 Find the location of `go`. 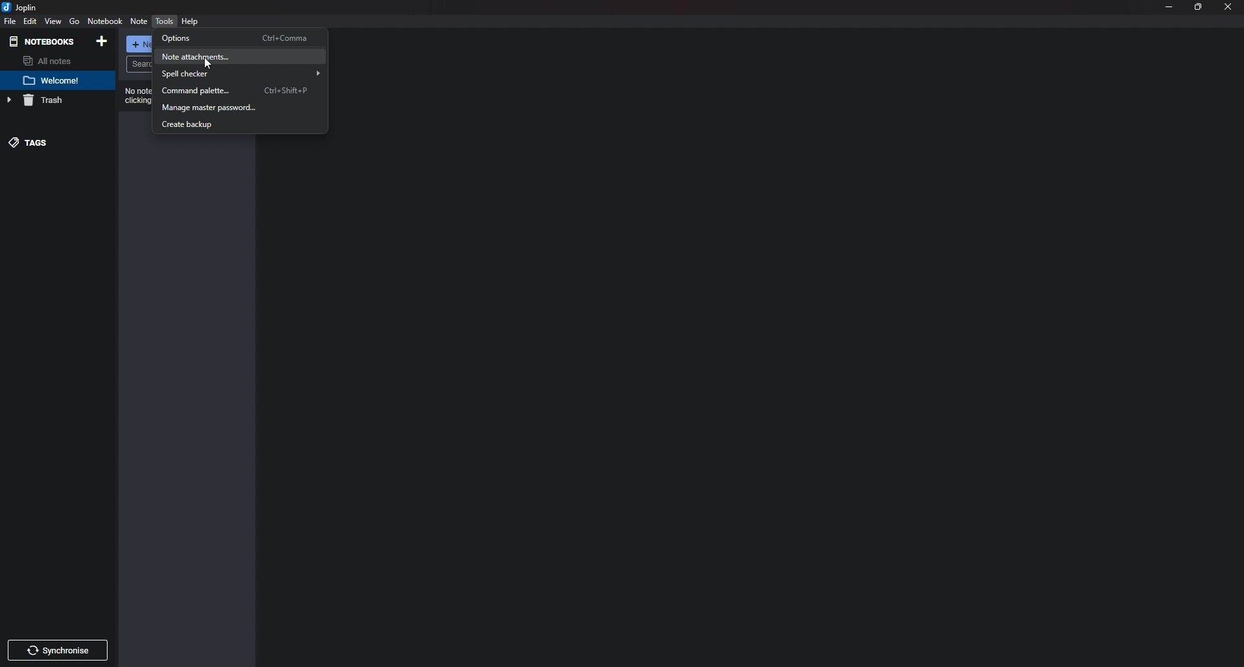

go is located at coordinates (73, 21).